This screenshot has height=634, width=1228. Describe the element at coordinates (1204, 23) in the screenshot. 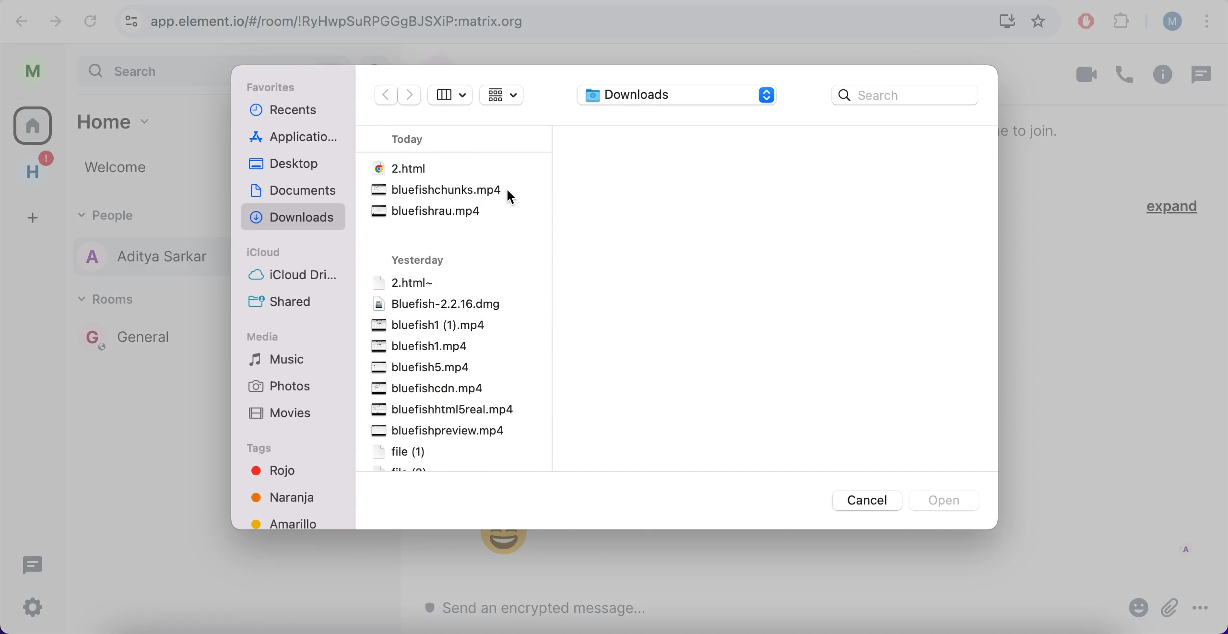

I see `list all tabs` at that location.